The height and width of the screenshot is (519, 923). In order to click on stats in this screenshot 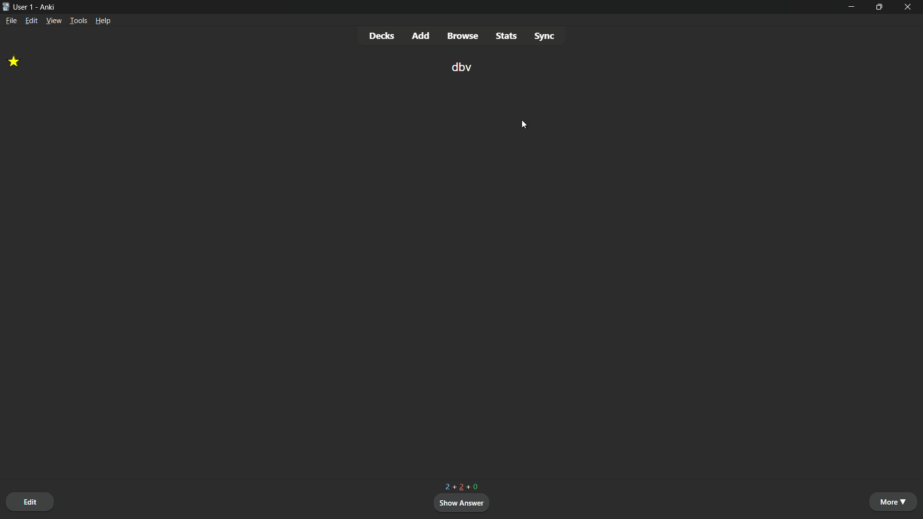, I will do `click(506, 36)`.